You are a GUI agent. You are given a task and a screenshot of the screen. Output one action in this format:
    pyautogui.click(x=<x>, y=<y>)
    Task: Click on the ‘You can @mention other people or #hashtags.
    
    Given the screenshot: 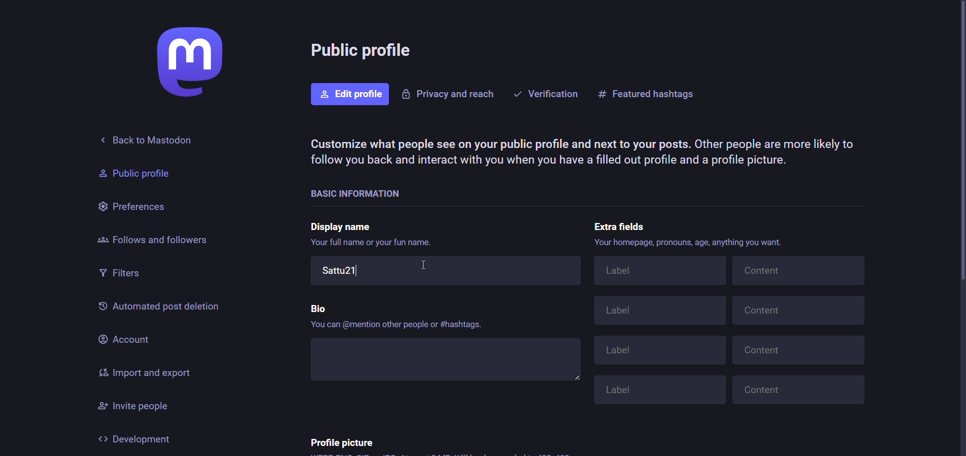 What is the action you would take?
    pyautogui.click(x=395, y=326)
    